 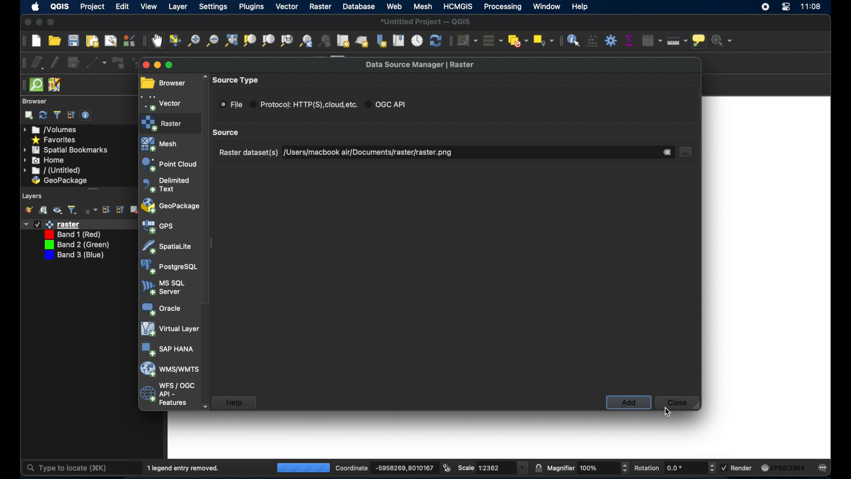 What do you see at coordinates (55, 84) in the screenshot?
I see `josh remote` at bounding box center [55, 84].